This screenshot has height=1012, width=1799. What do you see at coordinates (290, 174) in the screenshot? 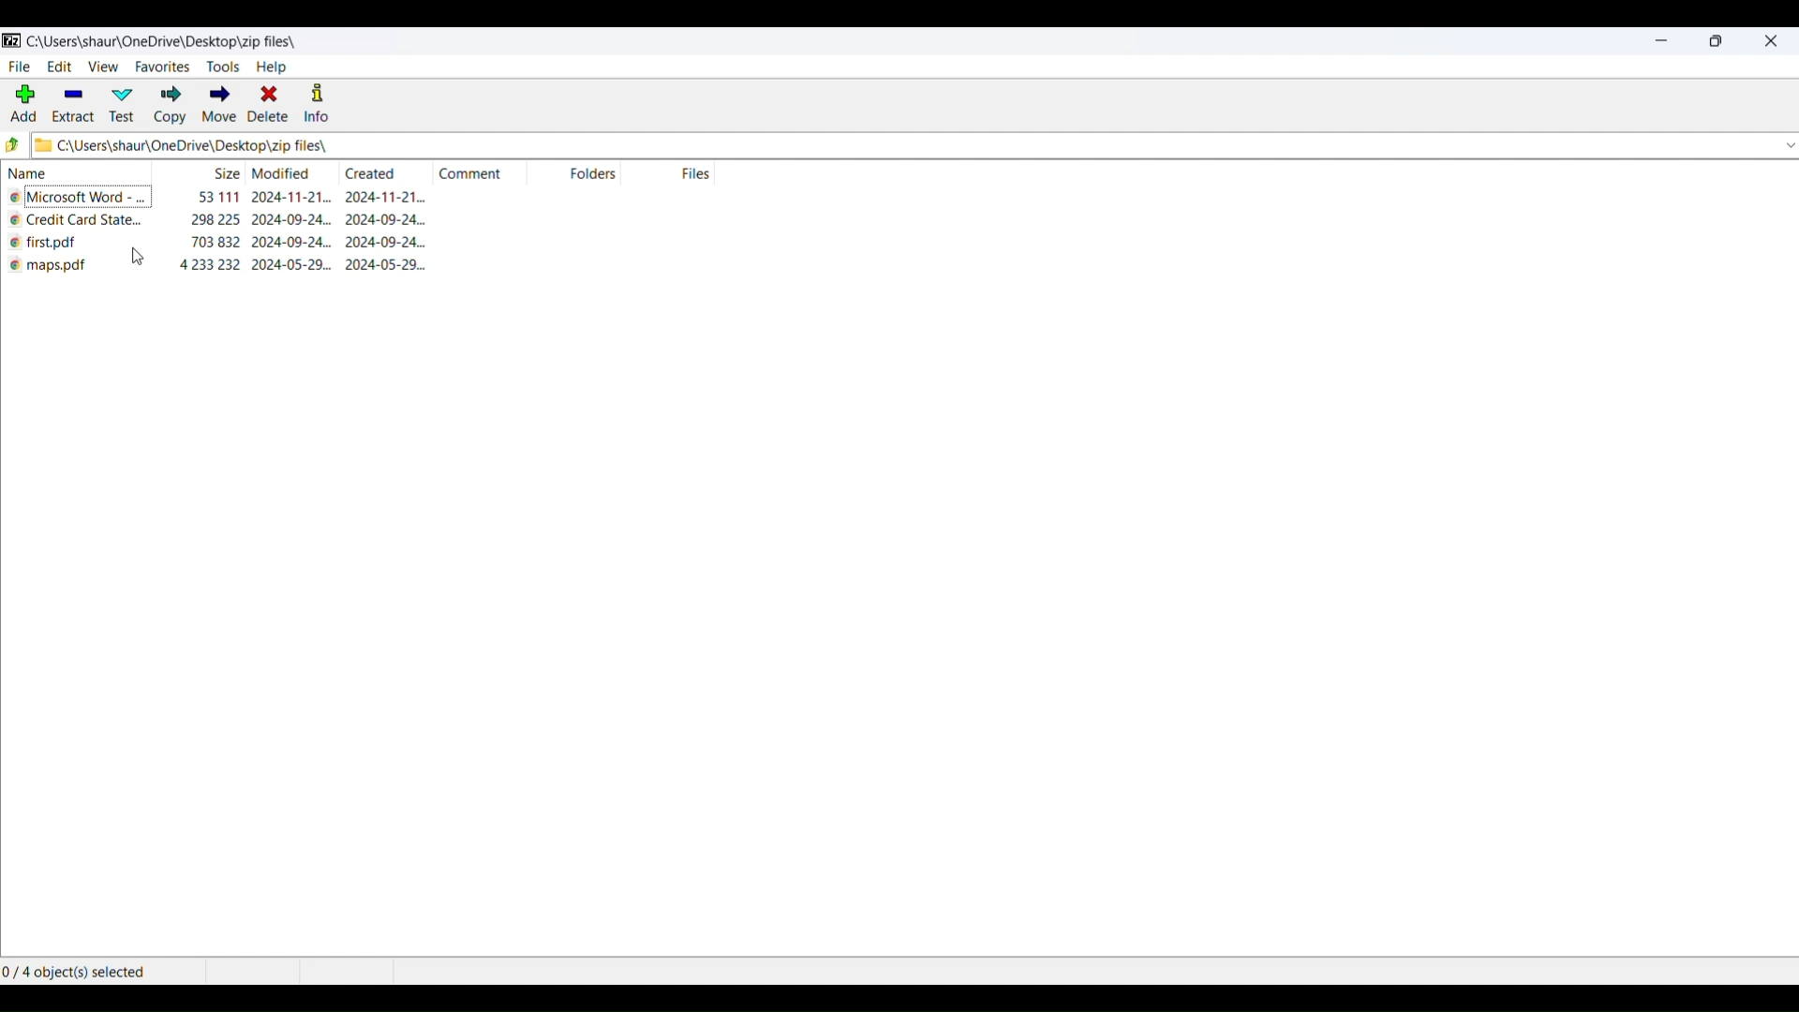
I see `` at bounding box center [290, 174].